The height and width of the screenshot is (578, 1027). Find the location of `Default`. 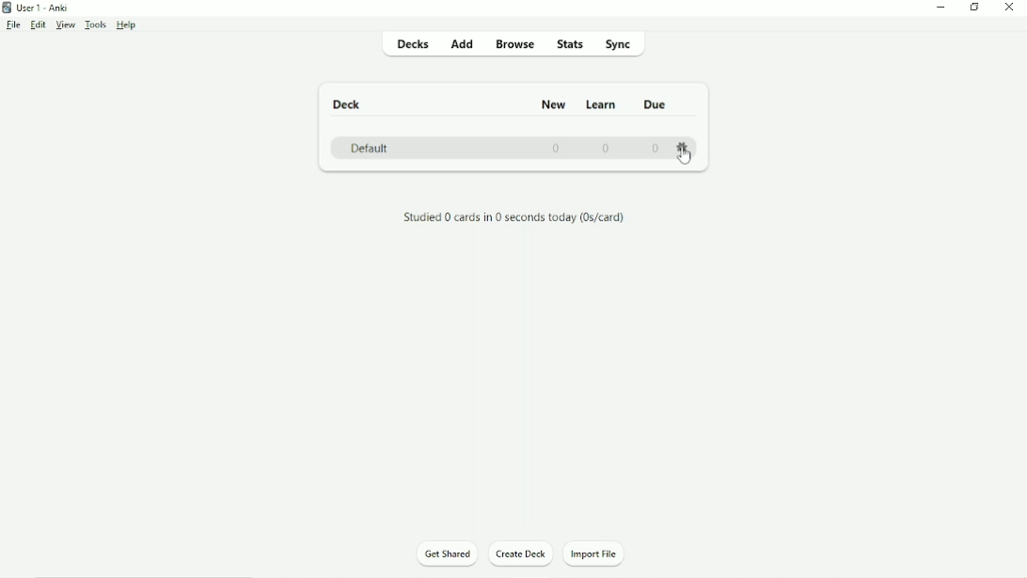

Default is located at coordinates (370, 149).